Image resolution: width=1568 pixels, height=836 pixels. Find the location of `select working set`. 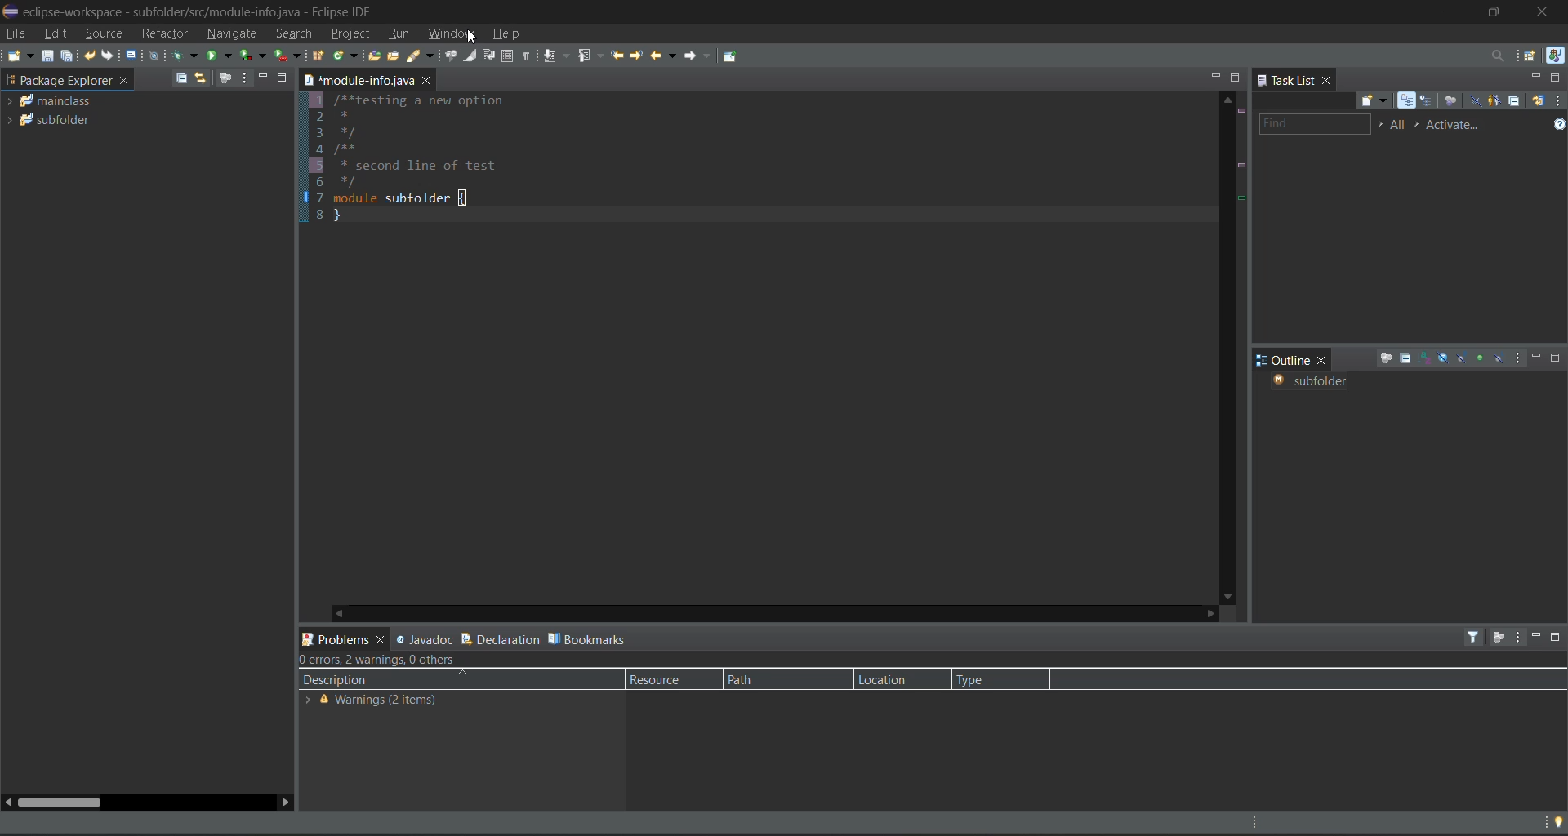

select working set is located at coordinates (1382, 127).